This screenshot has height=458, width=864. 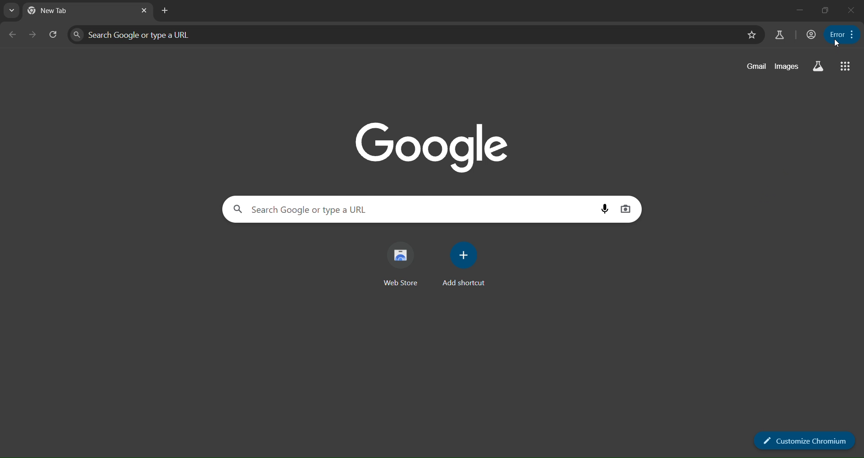 What do you see at coordinates (434, 144) in the screenshot?
I see `image` at bounding box center [434, 144].